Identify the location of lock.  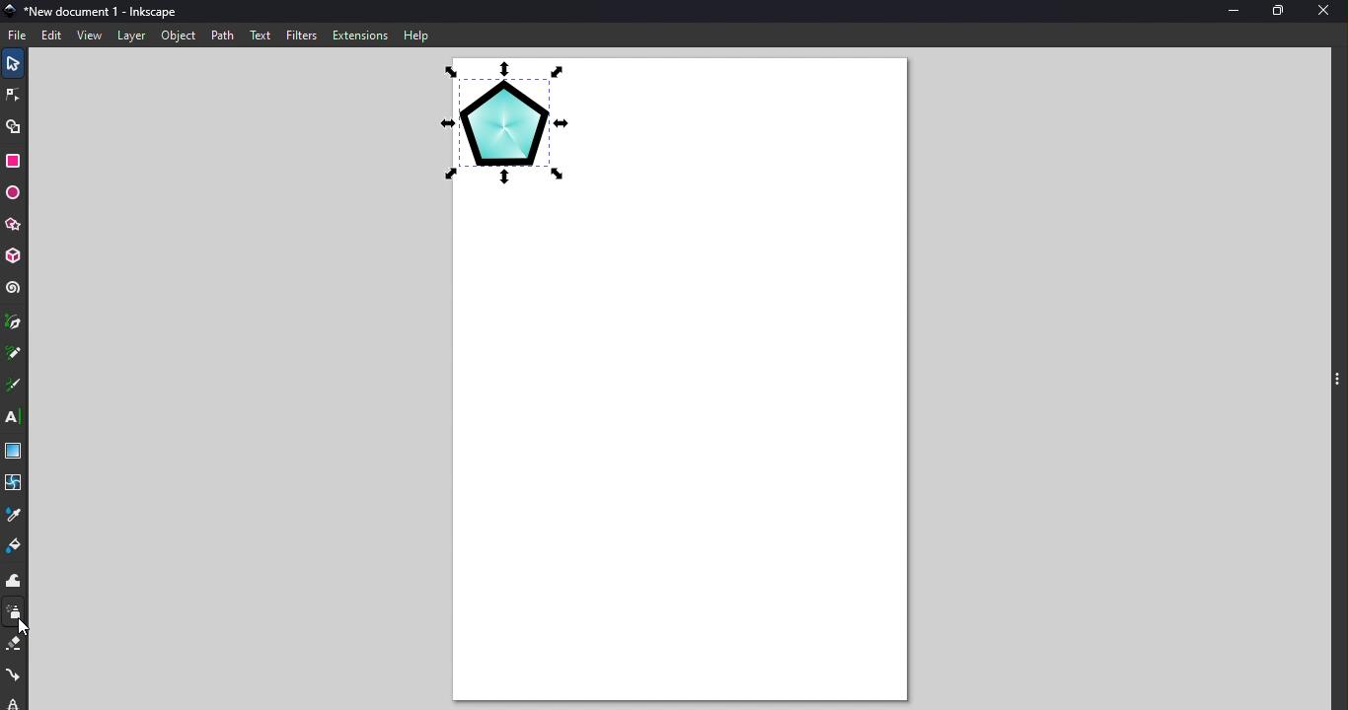
(16, 702).